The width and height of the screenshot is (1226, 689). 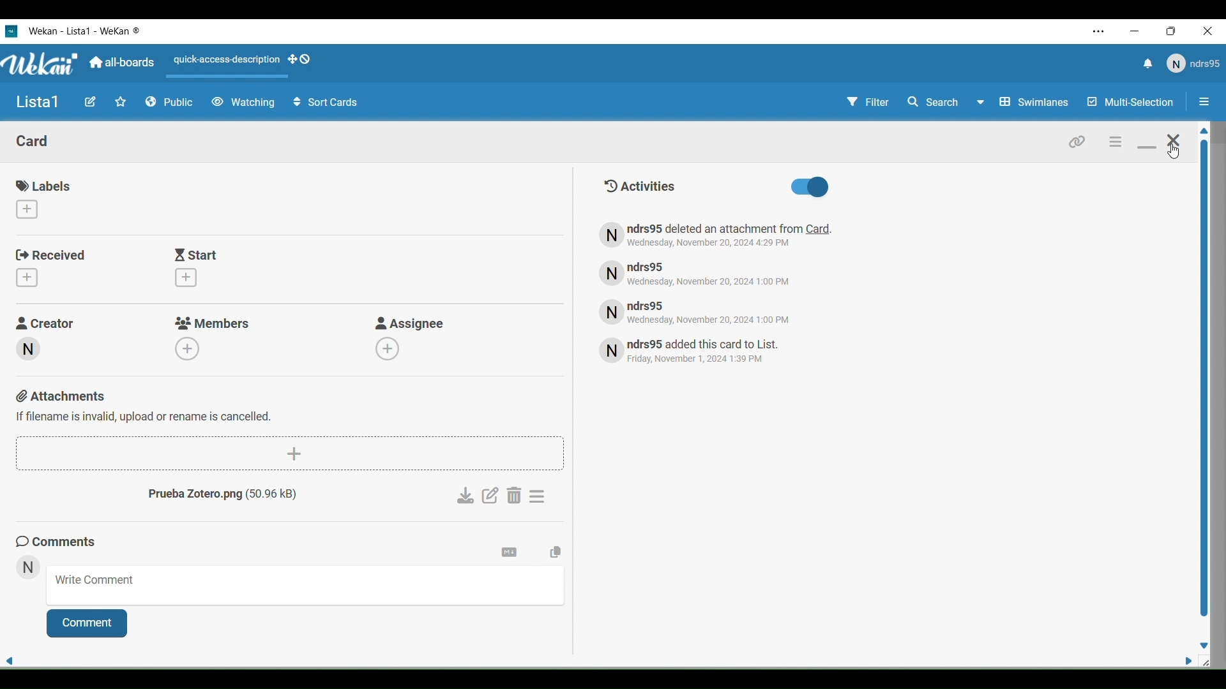 What do you see at coordinates (123, 63) in the screenshot?
I see `All Boards` at bounding box center [123, 63].